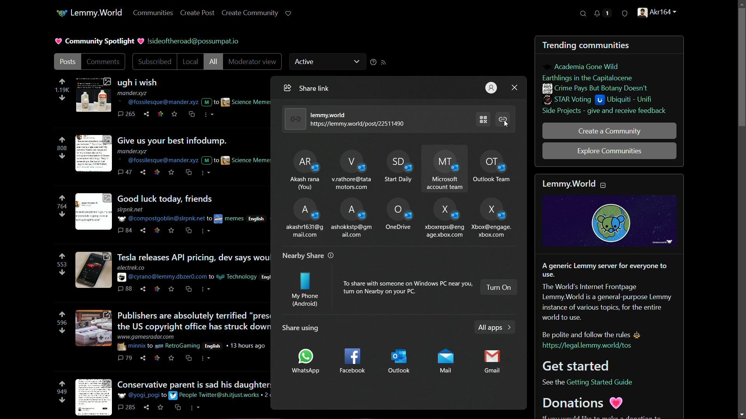 The height and width of the screenshot is (419, 746). Describe the element at coordinates (125, 289) in the screenshot. I see `88 comments` at that location.